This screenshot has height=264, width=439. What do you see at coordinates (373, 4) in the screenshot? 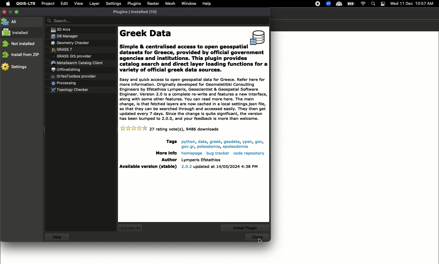
I see `Search` at bounding box center [373, 4].